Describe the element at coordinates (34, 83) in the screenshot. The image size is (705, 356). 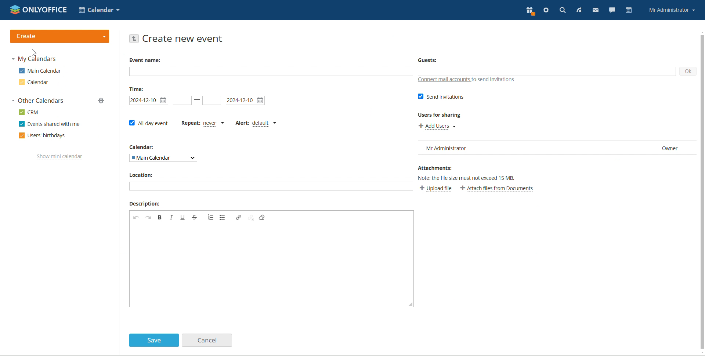
I see `calendar` at that location.